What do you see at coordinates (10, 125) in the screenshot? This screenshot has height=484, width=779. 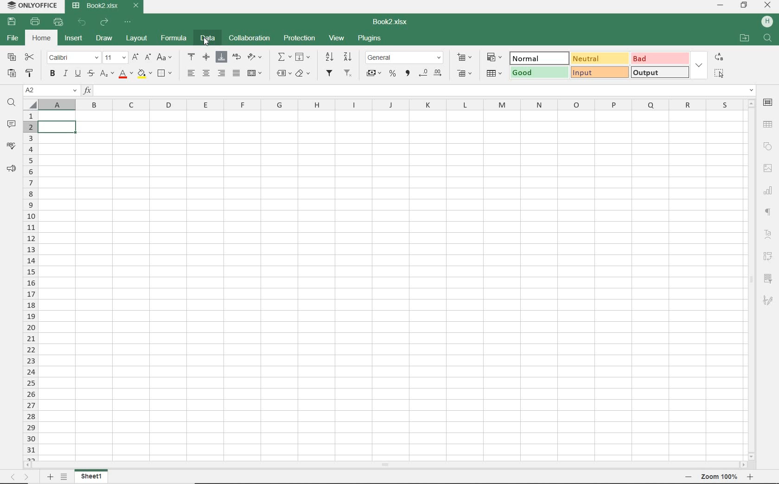 I see `COMMENTS` at bounding box center [10, 125].